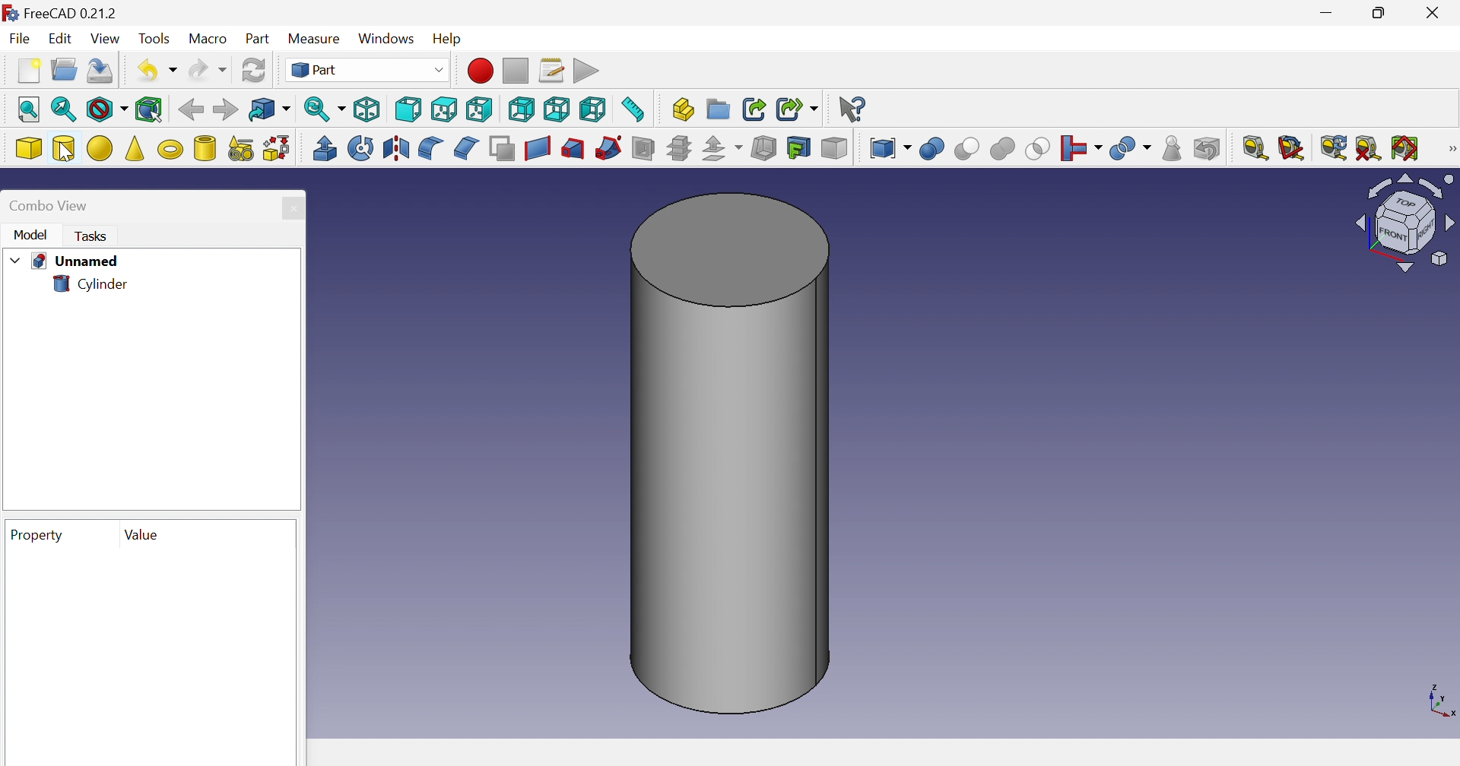  I want to click on Bottom, so click(557, 111).